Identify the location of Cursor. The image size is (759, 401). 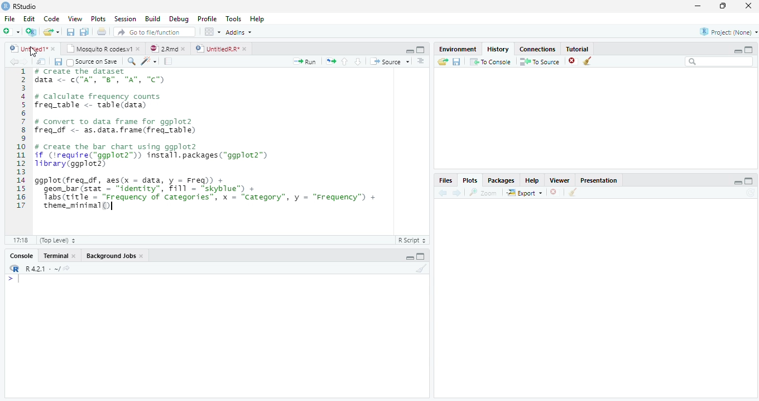
(21, 280).